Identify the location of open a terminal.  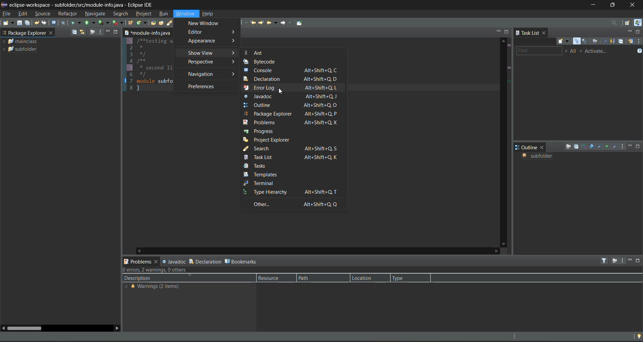
(54, 23).